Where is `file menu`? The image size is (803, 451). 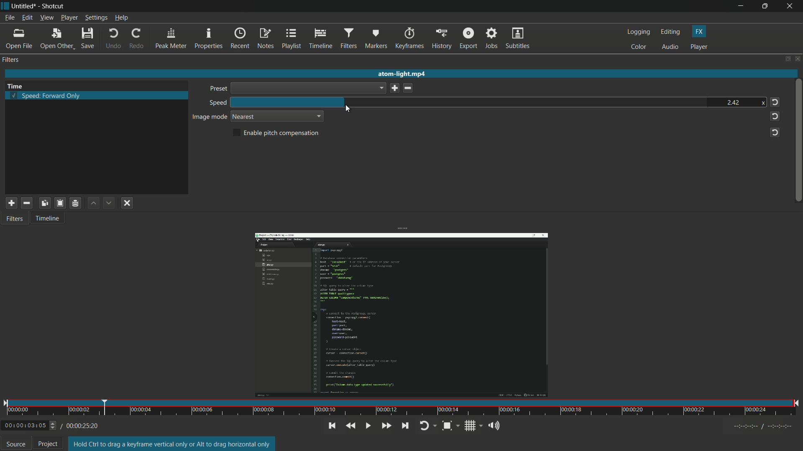
file menu is located at coordinates (9, 18).